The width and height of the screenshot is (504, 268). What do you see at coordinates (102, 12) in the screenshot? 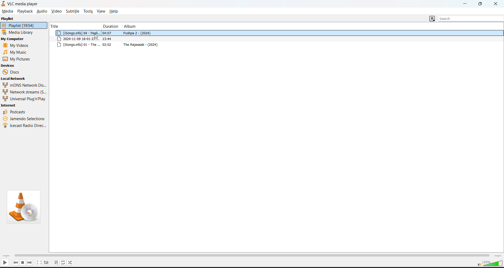
I see `view` at bounding box center [102, 12].